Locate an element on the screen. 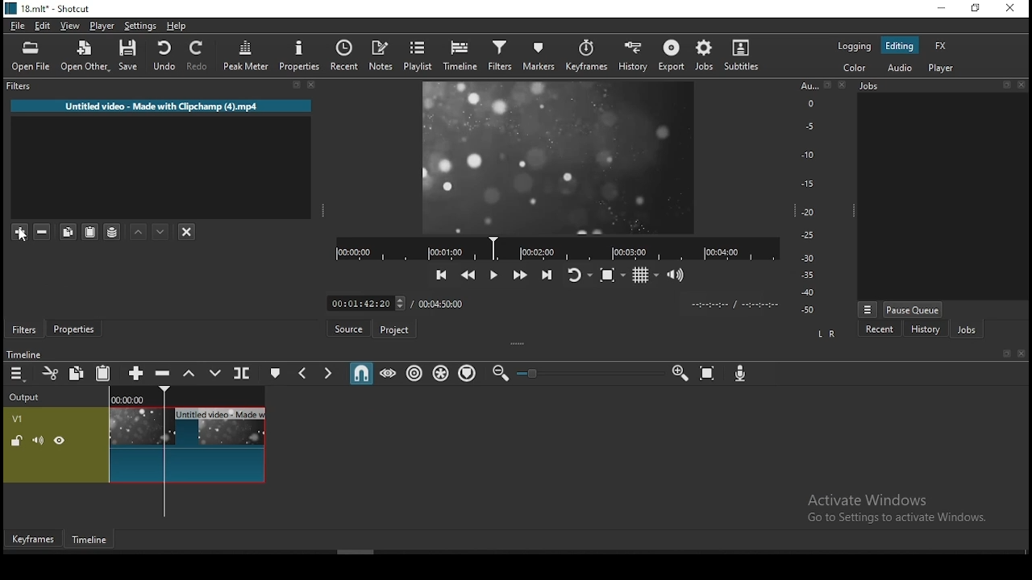  Close is located at coordinates (1021, 85).